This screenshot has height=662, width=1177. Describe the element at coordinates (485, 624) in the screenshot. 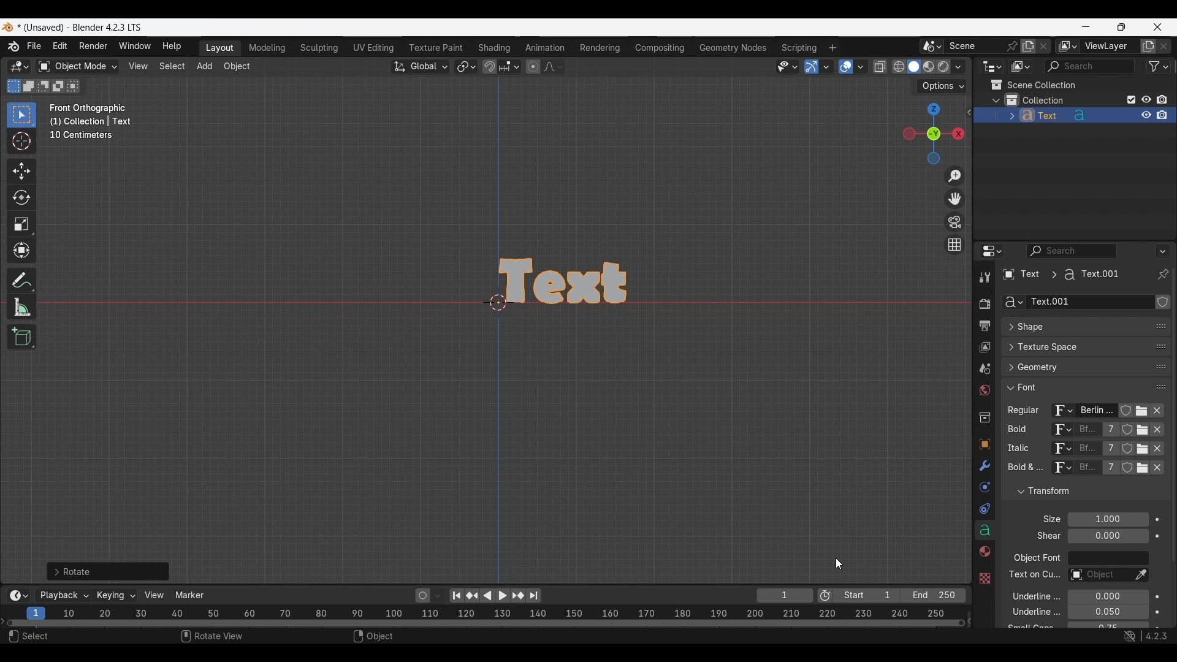

I see `Frames timeline slider` at that location.